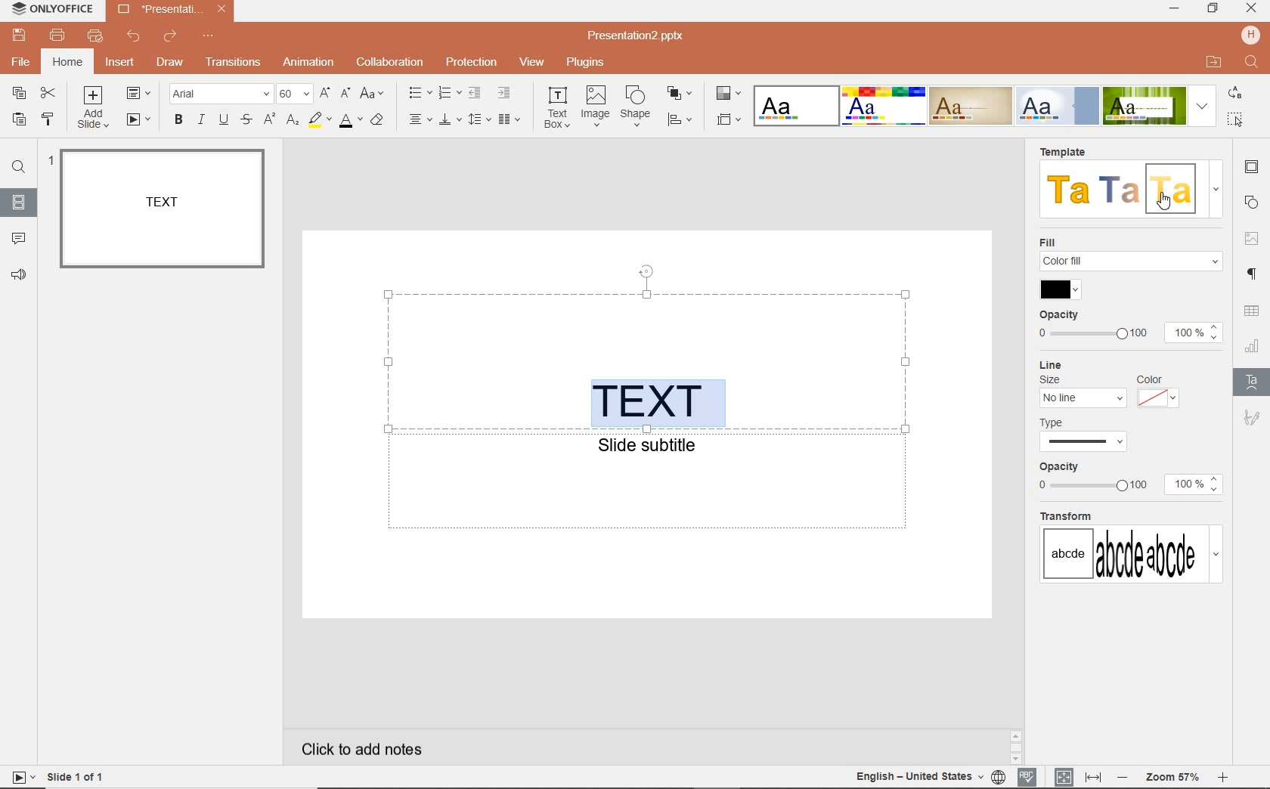 The height and width of the screenshot is (789, 1270). I want to click on transform, so click(1131, 549).